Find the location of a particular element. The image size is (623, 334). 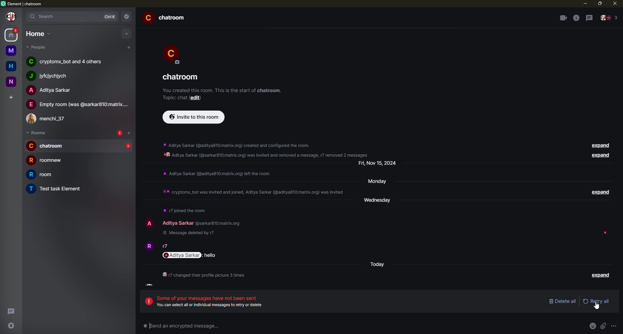

options is located at coordinates (617, 326).